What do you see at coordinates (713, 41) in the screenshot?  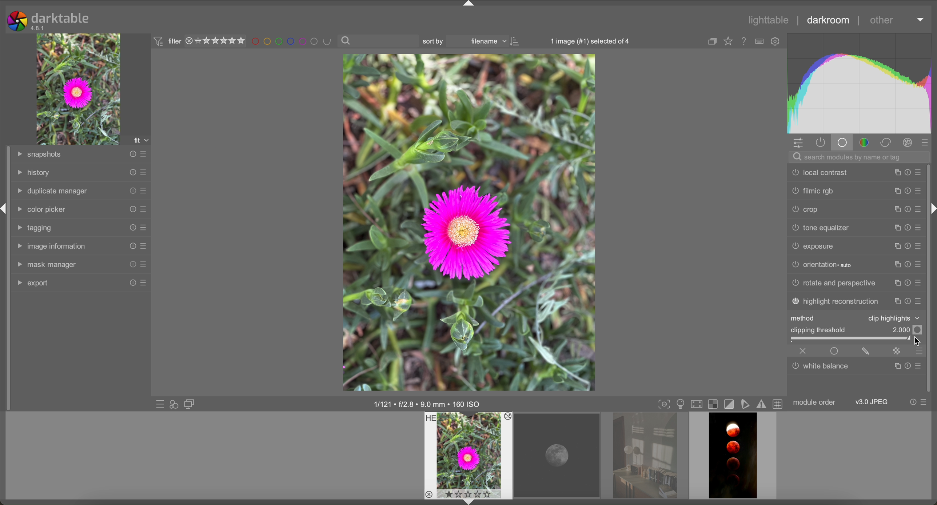 I see `copy` at bounding box center [713, 41].